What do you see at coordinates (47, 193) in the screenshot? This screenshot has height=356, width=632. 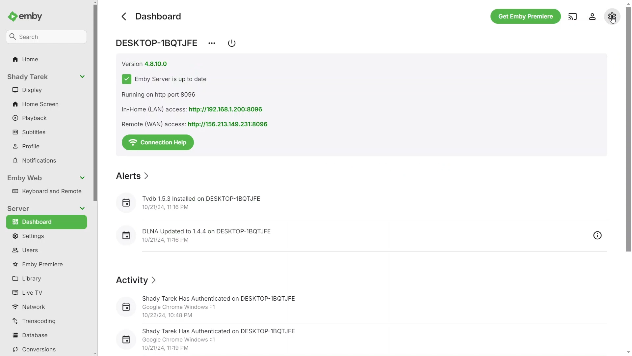 I see `Keyboard and Remote` at bounding box center [47, 193].